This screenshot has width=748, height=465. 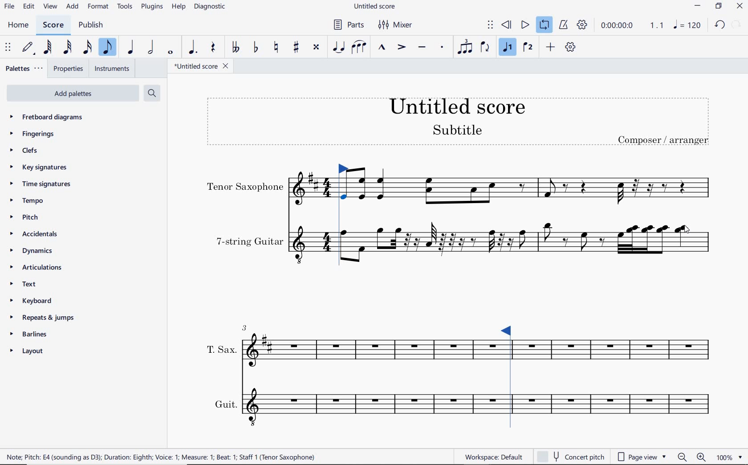 I want to click on TOGGLE-DOUBLE FLAT, so click(x=235, y=48).